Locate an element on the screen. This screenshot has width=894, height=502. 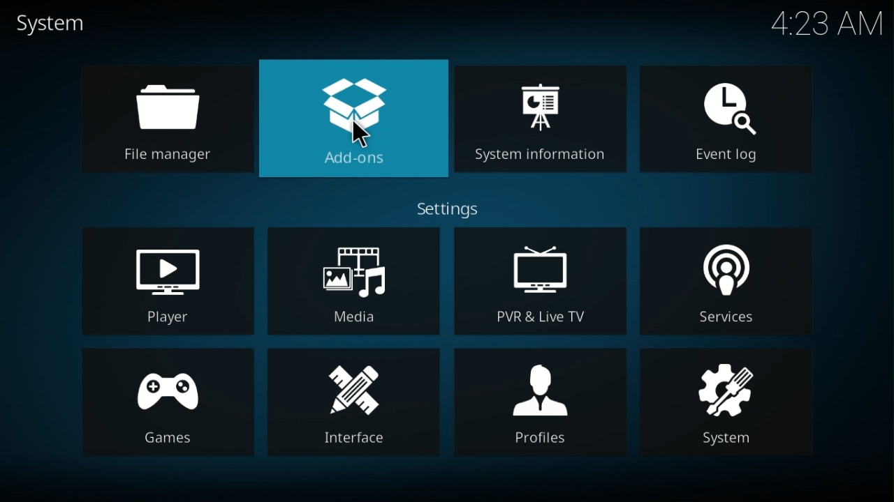
adons is located at coordinates (354, 119).